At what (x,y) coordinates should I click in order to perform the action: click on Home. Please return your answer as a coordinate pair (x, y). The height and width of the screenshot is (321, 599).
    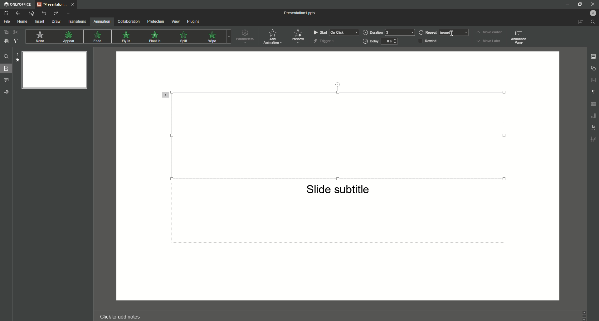
    Looking at the image, I should click on (22, 22).